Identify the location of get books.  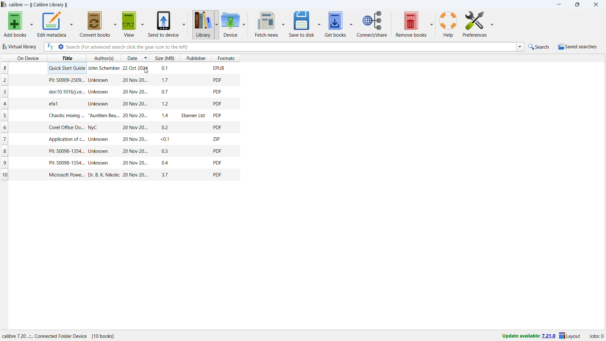
(335, 24).